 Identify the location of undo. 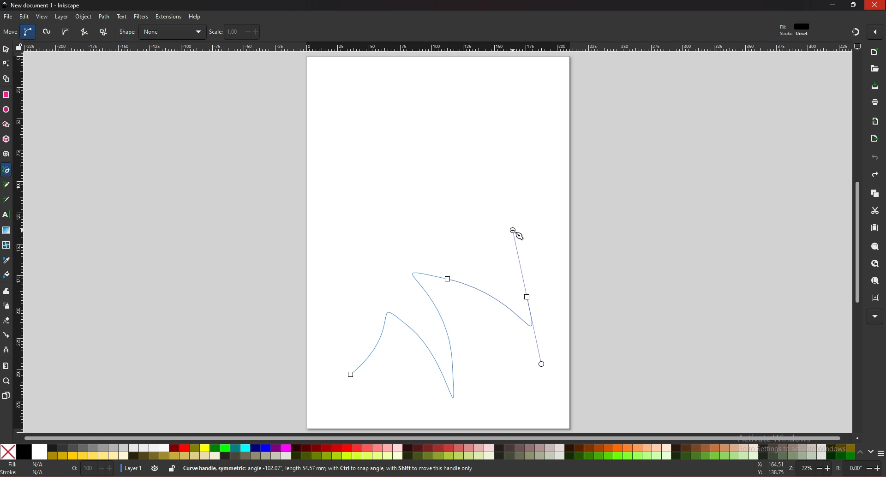
(875, 158).